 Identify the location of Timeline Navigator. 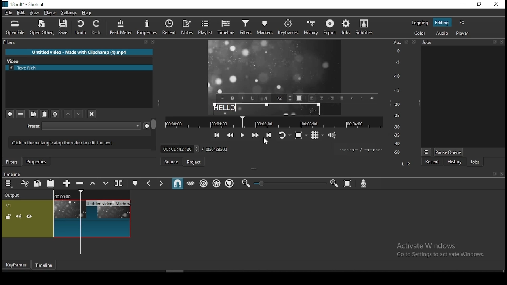
(274, 122).